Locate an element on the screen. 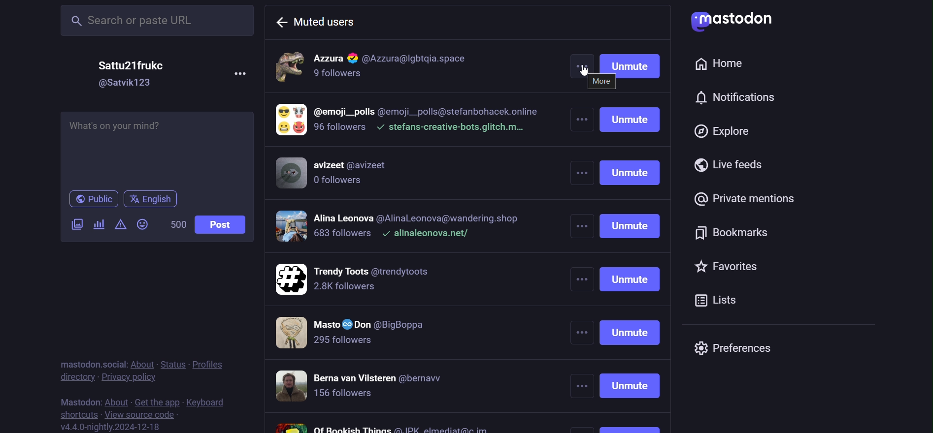 This screenshot has height=433, width=933. muter users 7 is located at coordinates (377, 386).